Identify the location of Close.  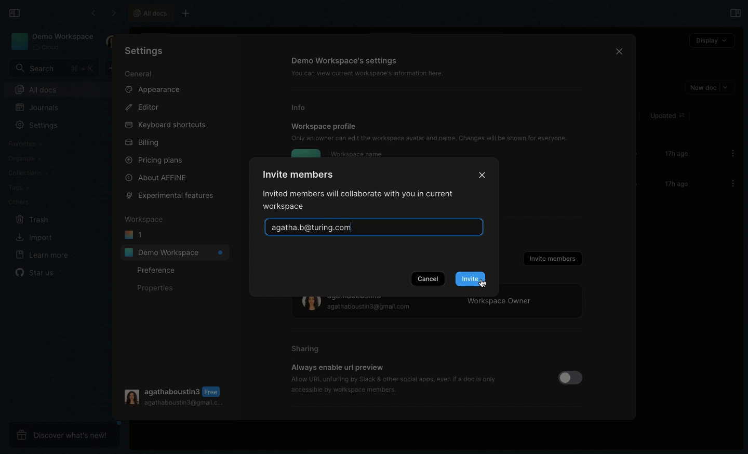
(483, 173).